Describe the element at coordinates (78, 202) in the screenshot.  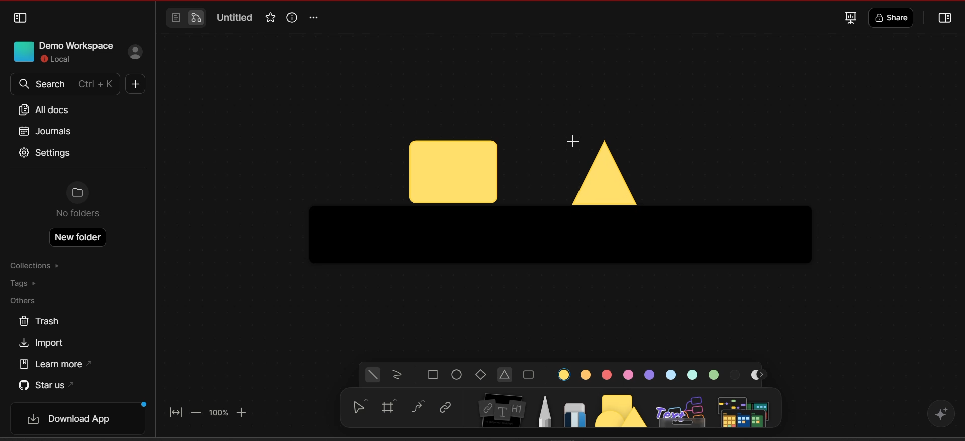
I see `No folder` at that location.